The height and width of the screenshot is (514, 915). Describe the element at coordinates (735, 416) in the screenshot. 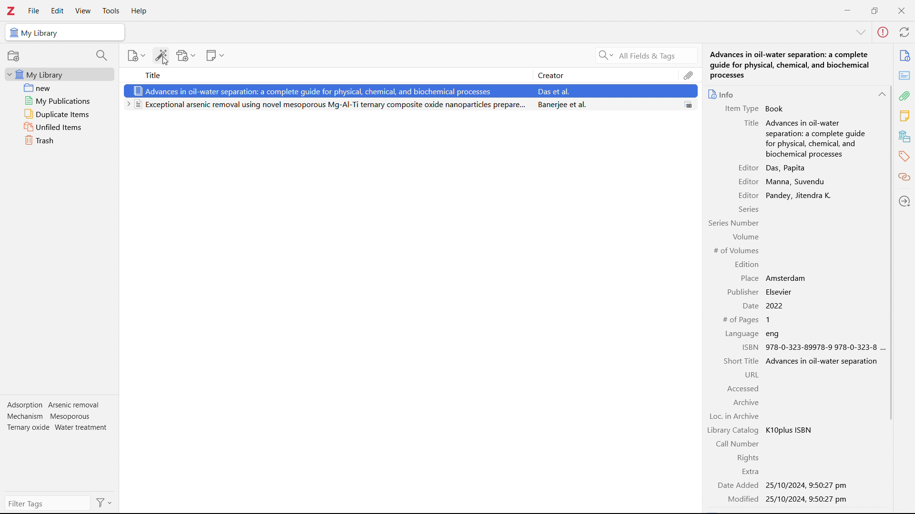

I see `Locate in archive` at that location.